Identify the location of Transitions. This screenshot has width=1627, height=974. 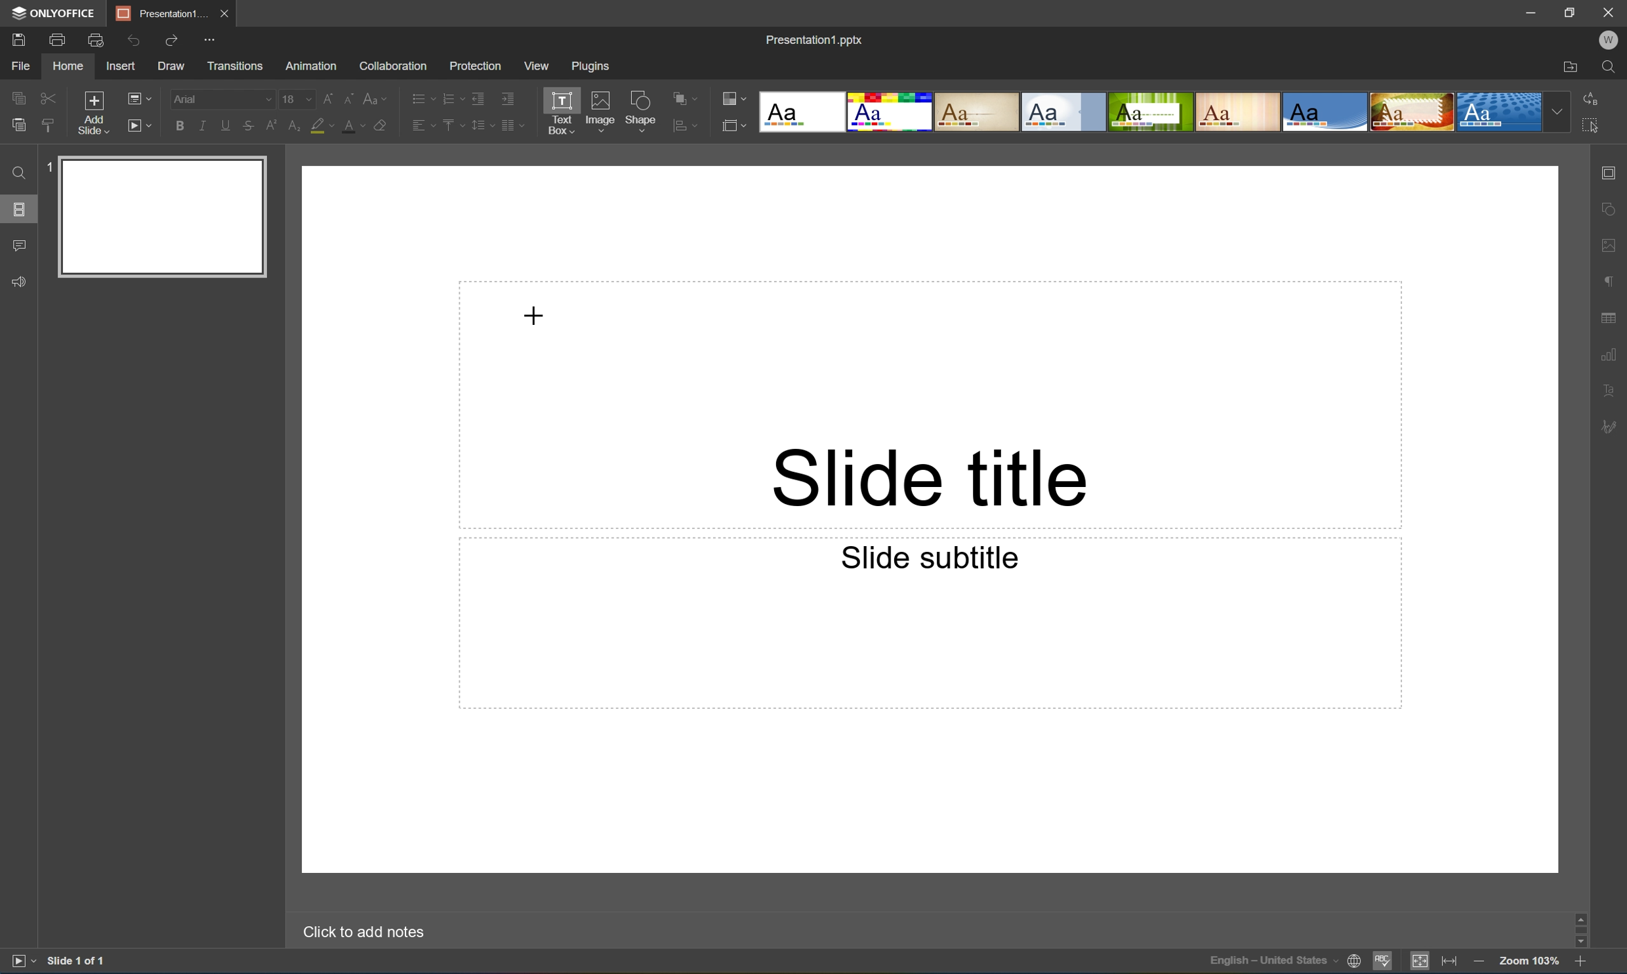
(234, 65).